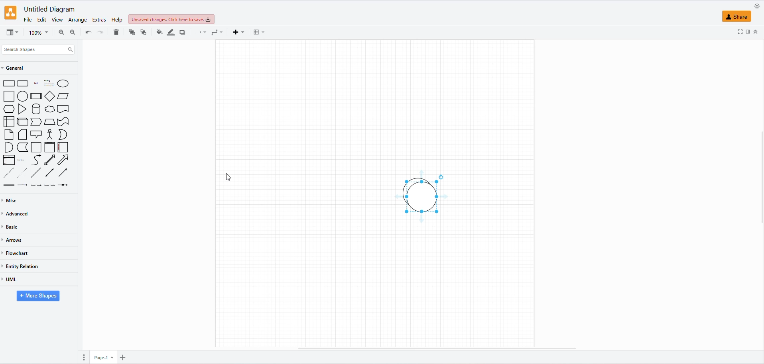 This screenshot has width=764, height=364. I want to click on COLLAPSE, so click(757, 31).